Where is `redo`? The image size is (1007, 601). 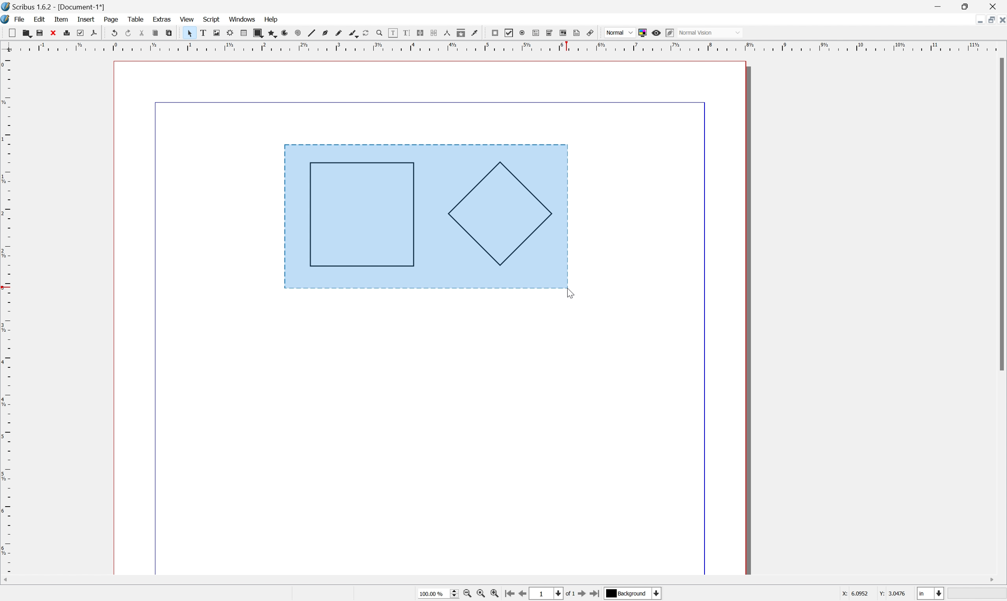 redo is located at coordinates (127, 34).